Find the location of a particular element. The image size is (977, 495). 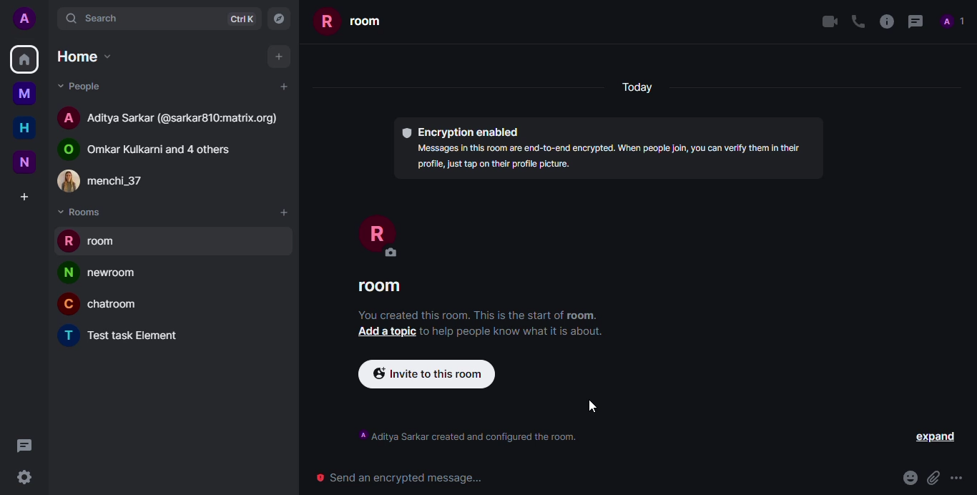

invite to this room is located at coordinates (426, 375).